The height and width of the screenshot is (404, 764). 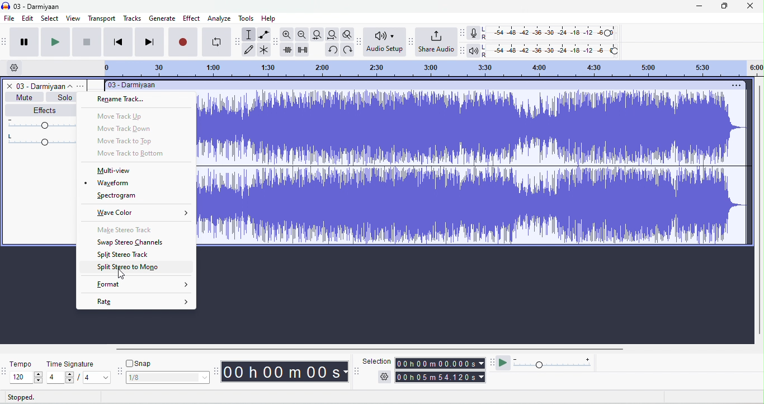 I want to click on file, so click(x=10, y=19).